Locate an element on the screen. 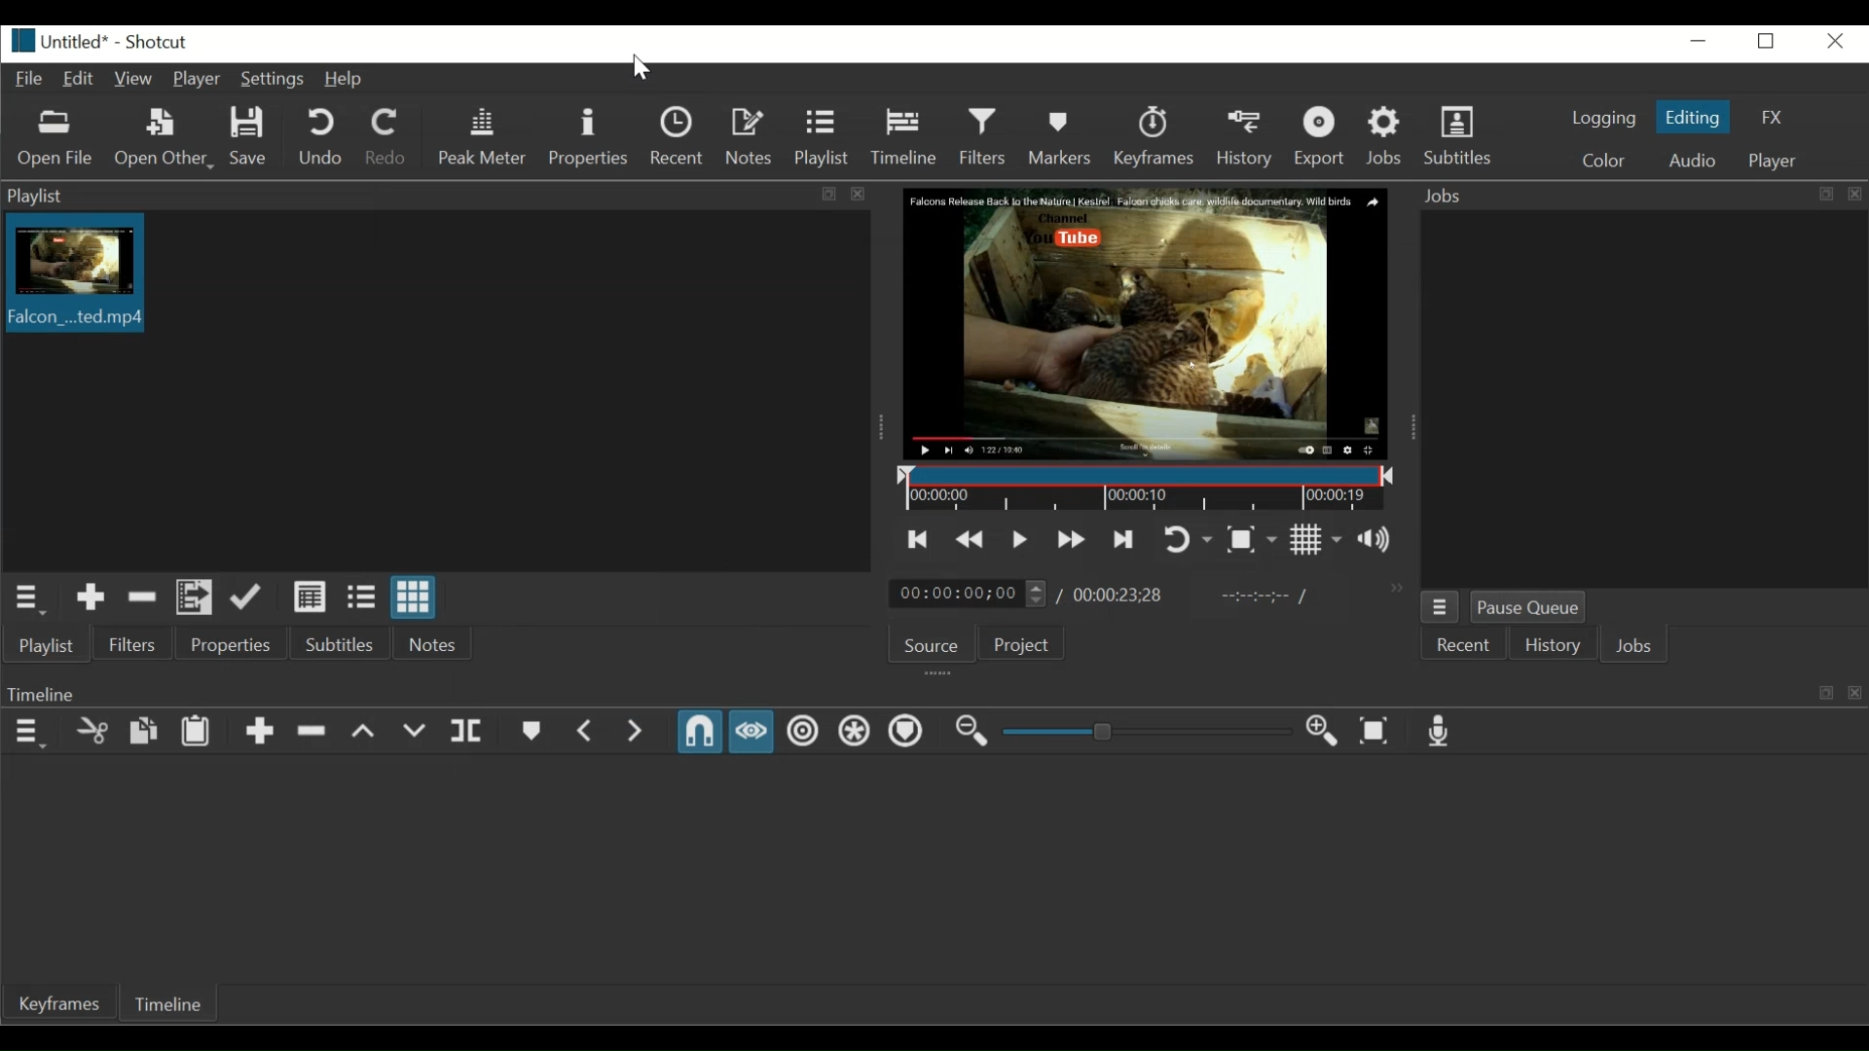 The height and width of the screenshot is (1051, 1869). Toggle play or pause is located at coordinates (1018, 537).